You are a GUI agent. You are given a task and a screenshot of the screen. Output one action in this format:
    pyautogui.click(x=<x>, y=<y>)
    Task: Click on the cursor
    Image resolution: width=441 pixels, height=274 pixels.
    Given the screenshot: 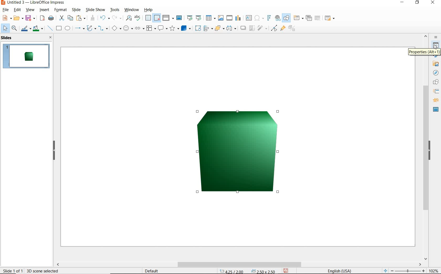 What is the action you would take?
    pyautogui.click(x=435, y=47)
    